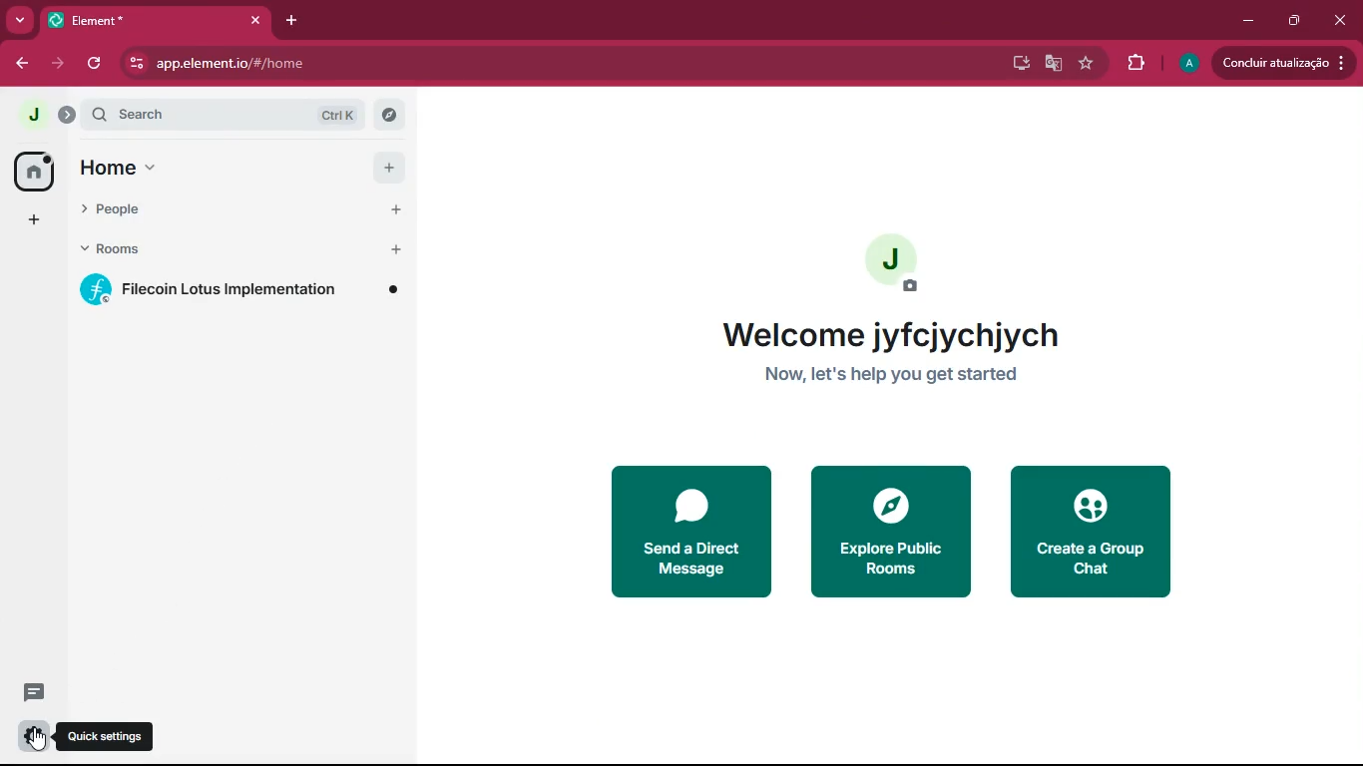  I want to click on Now, let's help you get started, so click(891, 374).